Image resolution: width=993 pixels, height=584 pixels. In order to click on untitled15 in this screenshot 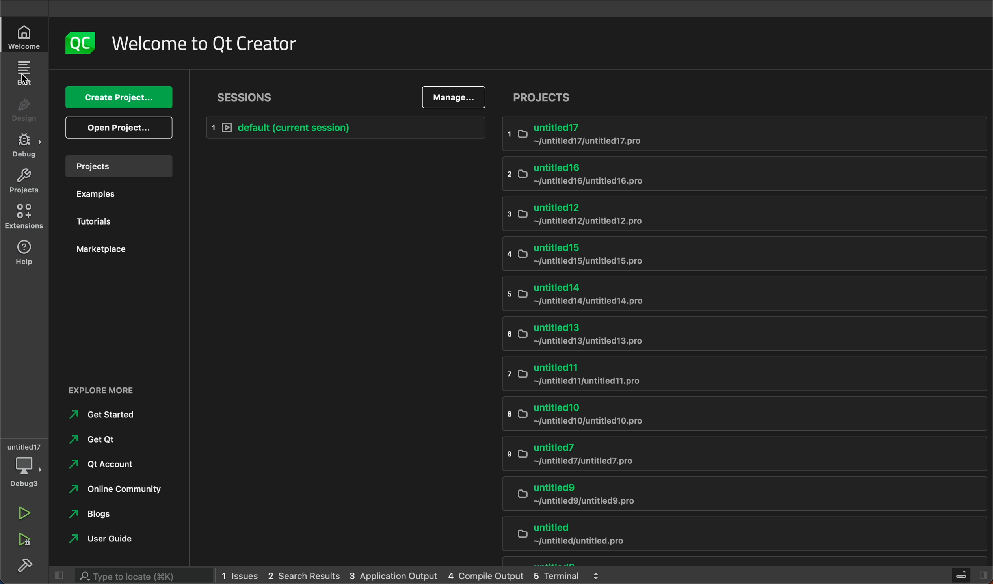, I will do `click(730, 252)`.